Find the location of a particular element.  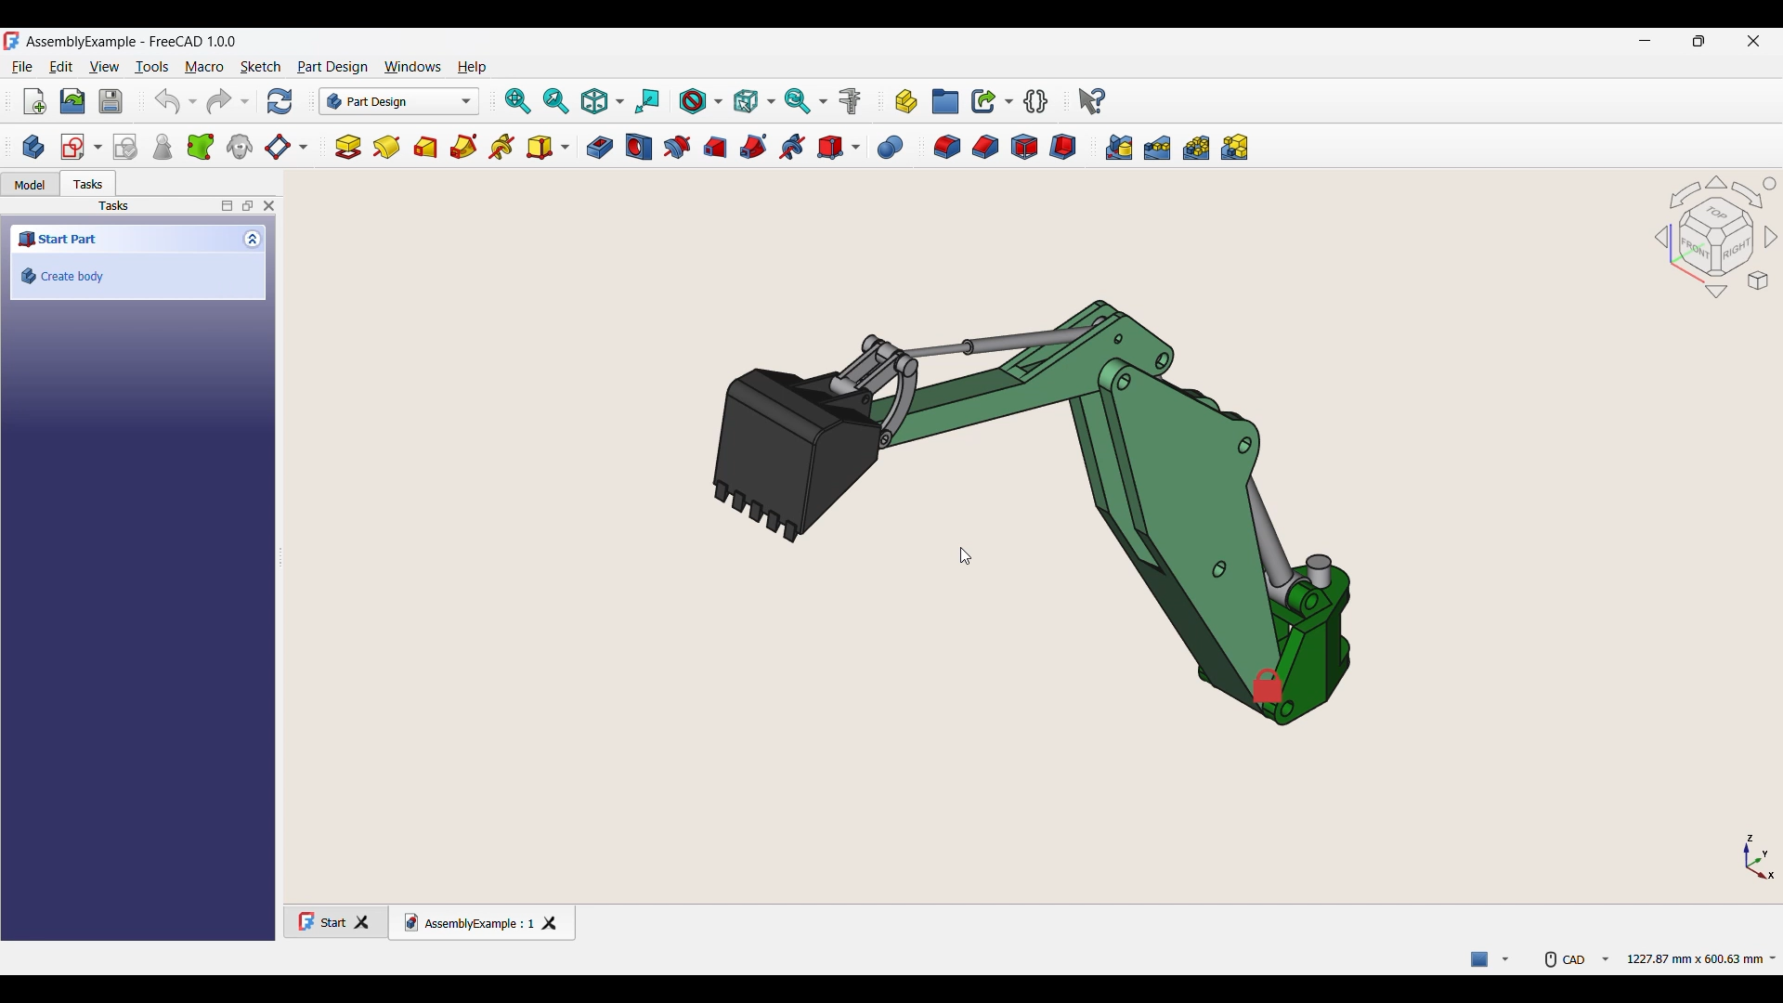

Start Part - section title is located at coordinates (124, 241).